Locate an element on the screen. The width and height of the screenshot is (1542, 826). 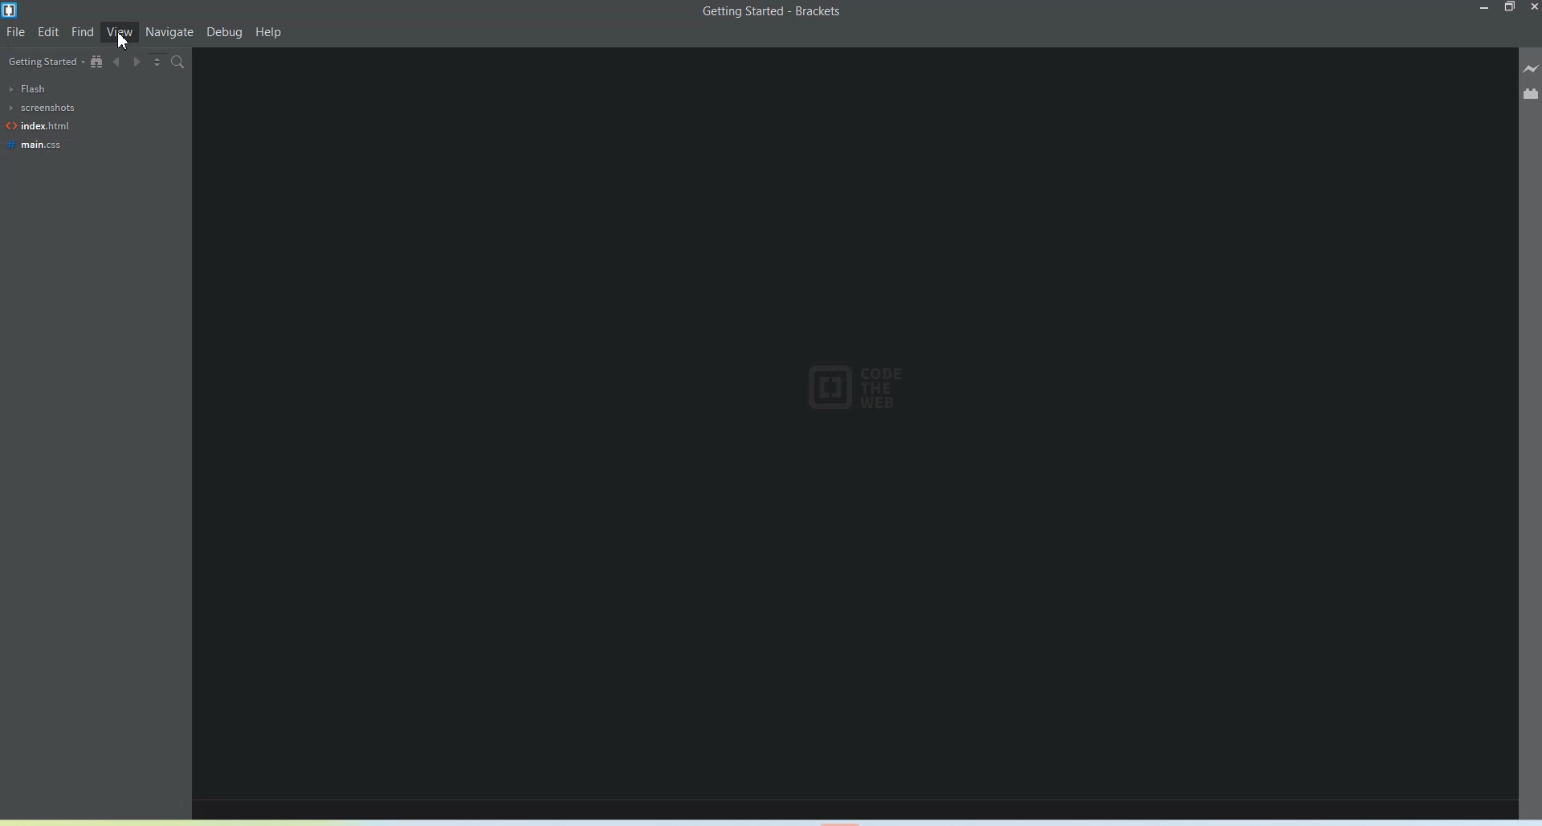
cursor is located at coordinates (124, 41).